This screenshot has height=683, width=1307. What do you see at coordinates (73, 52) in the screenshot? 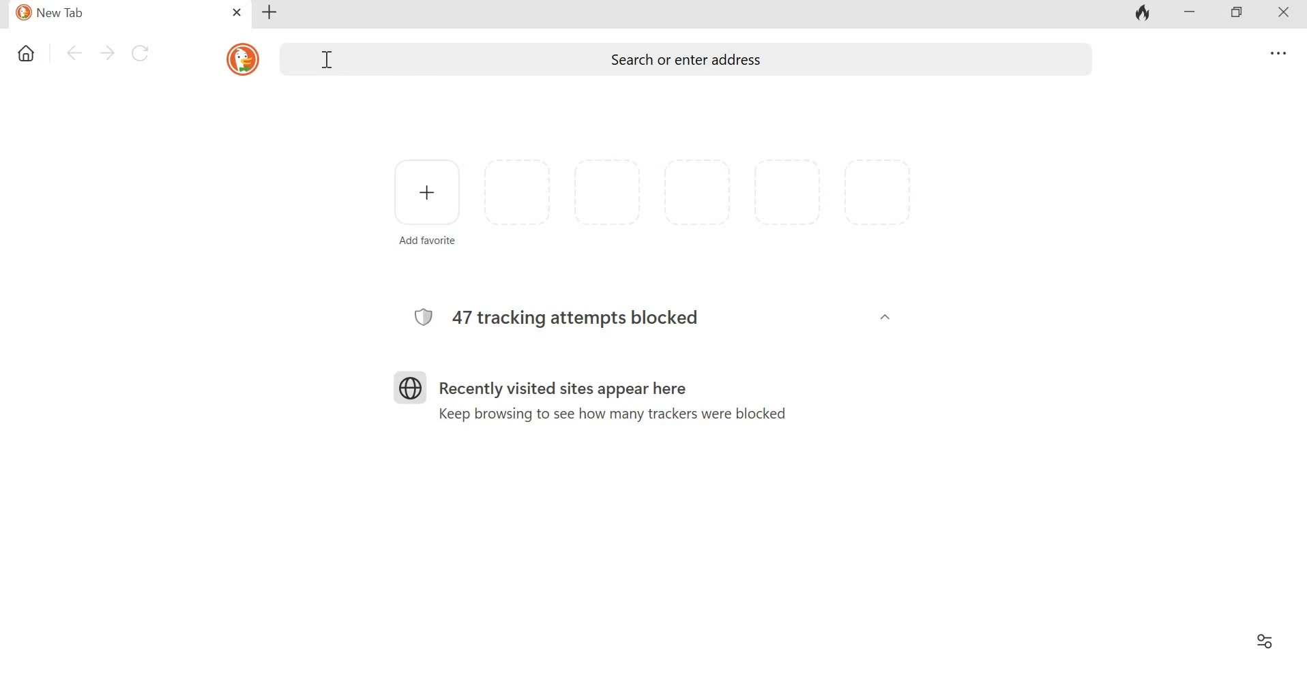
I see `Go back one page` at bounding box center [73, 52].